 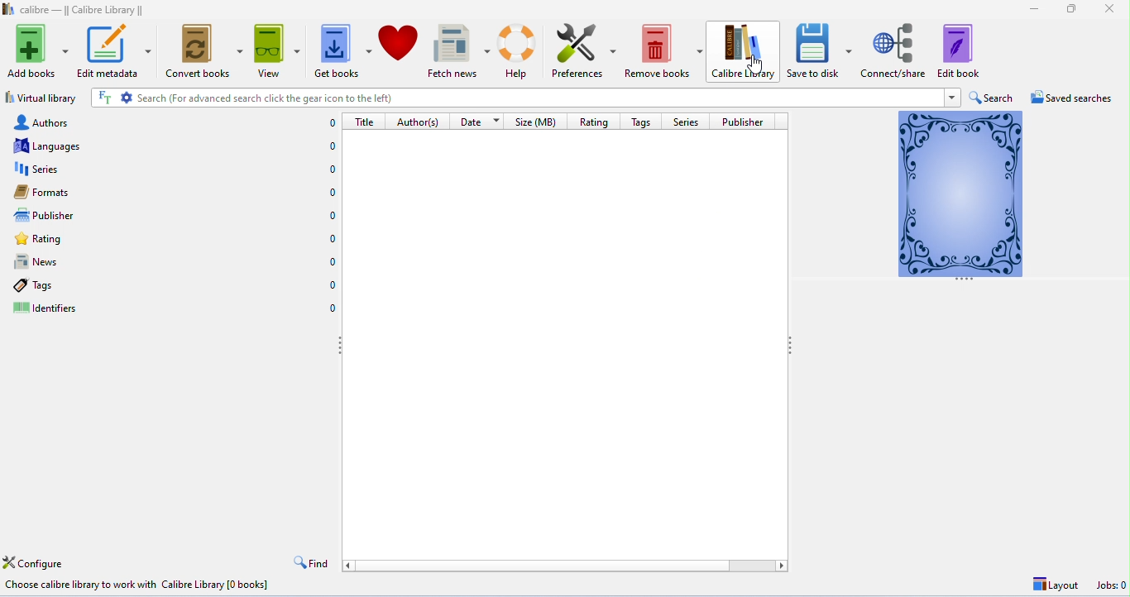 What do you see at coordinates (38, 51) in the screenshot?
I see `add books` at bounding box center [38, 51].